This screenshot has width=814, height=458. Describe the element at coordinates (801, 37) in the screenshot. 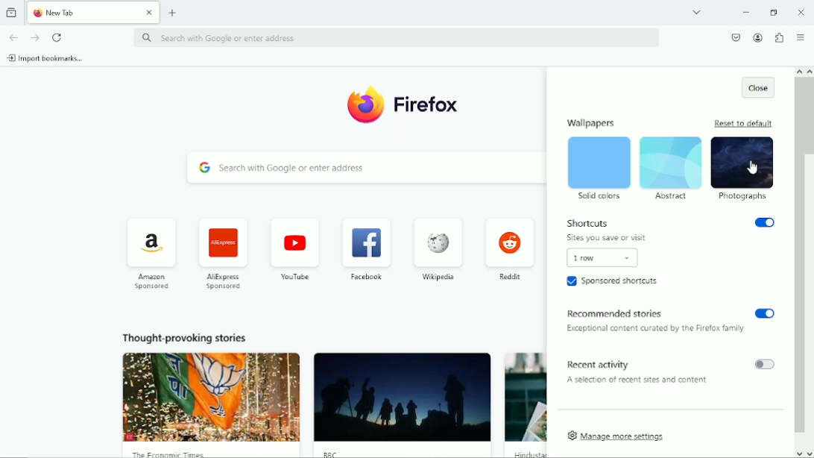

I see `Open application menu` at that location.